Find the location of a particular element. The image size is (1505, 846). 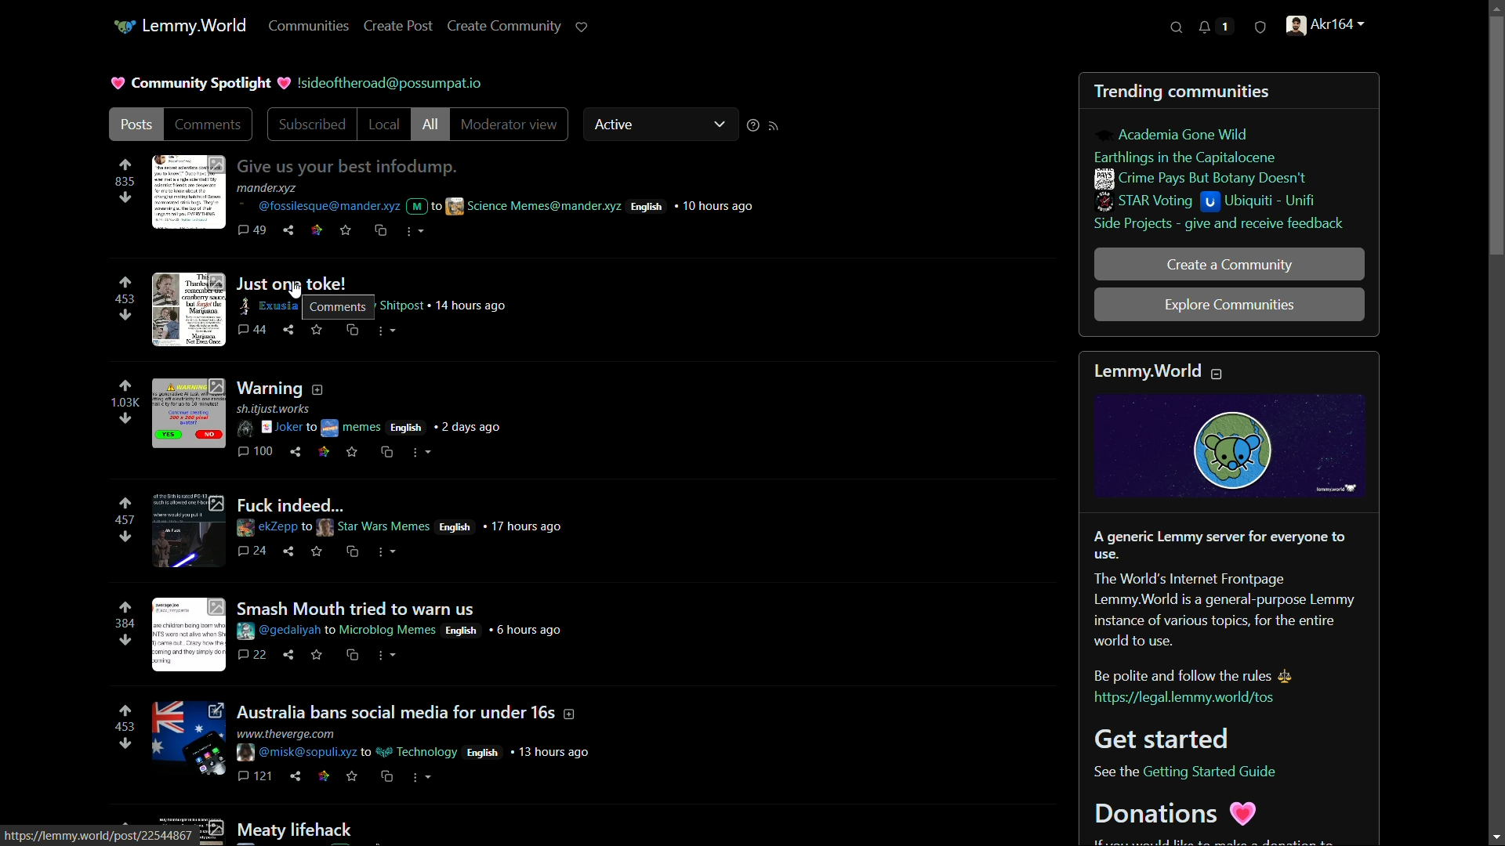

Getting Started Guide is located at coordinates (1217, 772).